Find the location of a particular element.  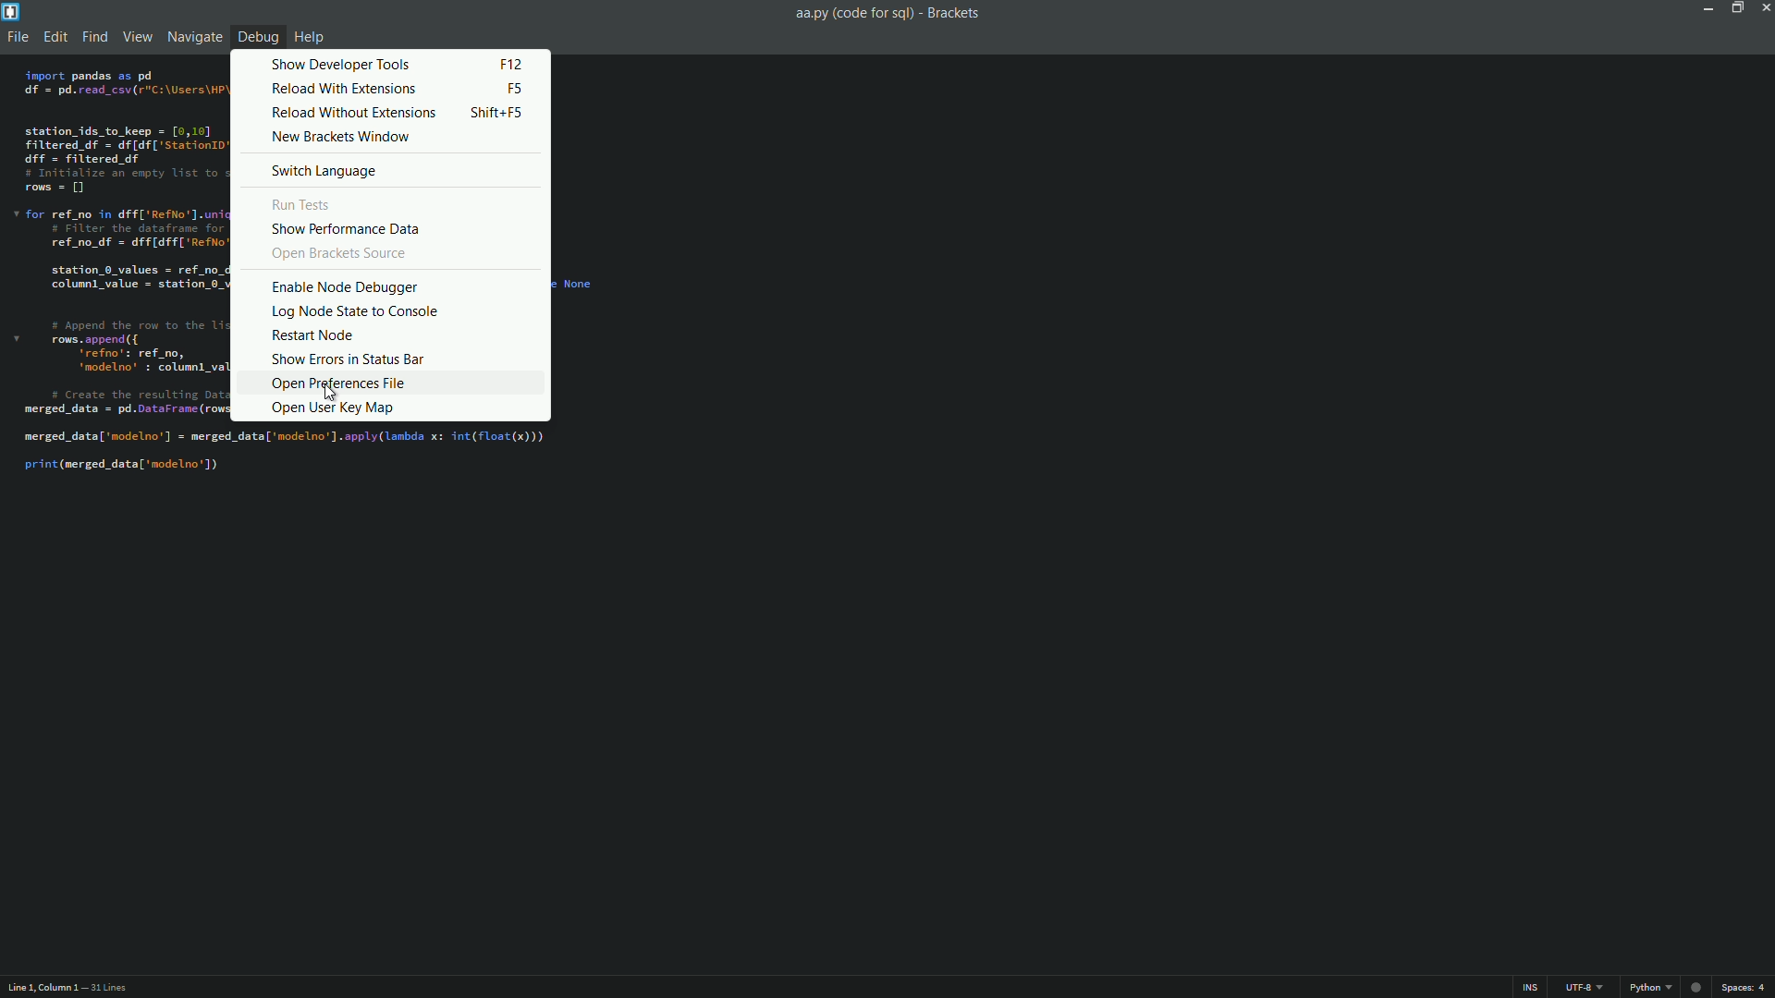

navigate menu is located at coordinates (193, 37).